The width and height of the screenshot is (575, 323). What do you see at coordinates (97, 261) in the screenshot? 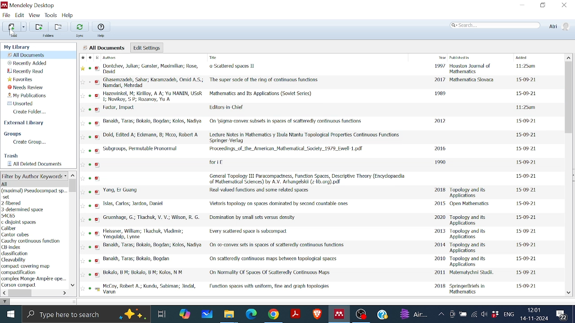
I see `pdf` at bounding box center [97, 261].